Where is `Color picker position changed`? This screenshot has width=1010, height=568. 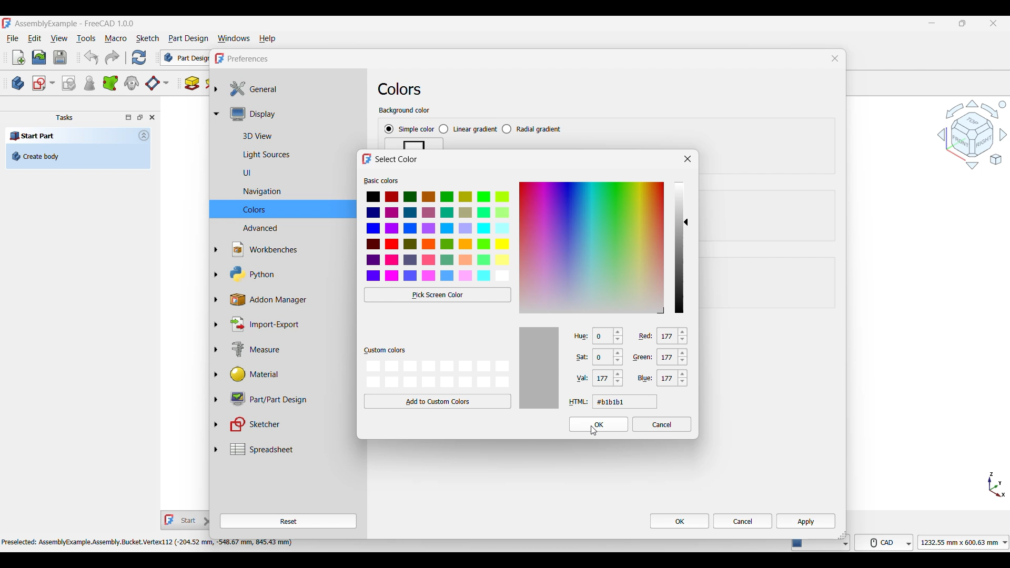 Color picker position changed is located at coordinates (686, 221).